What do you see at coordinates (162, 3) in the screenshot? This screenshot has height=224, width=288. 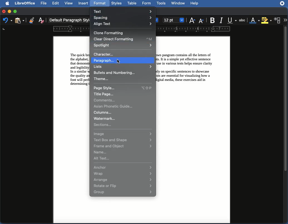 I see `Tools` at bounding box center [162, 3].